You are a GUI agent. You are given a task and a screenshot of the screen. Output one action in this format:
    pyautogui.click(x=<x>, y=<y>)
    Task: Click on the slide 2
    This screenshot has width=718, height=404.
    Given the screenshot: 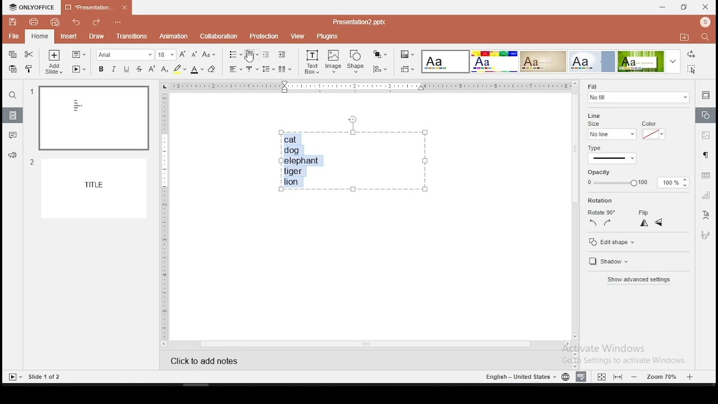 What is the action you would take?
    pyautogui.click(x=88, y=188)
    